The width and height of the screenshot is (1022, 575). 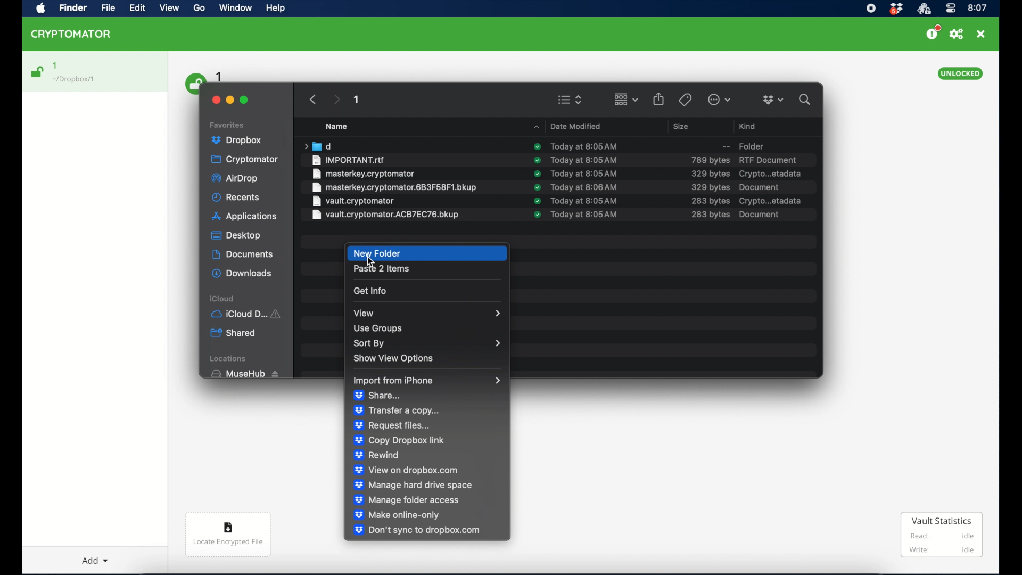 I want to click on tags, so click(x=685, y=99).